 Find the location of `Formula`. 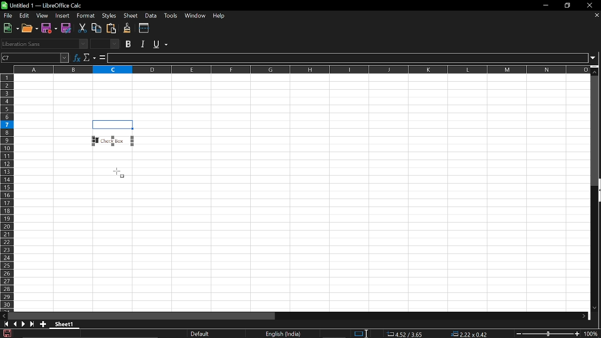

Formula is located at coordinates (102, 57).